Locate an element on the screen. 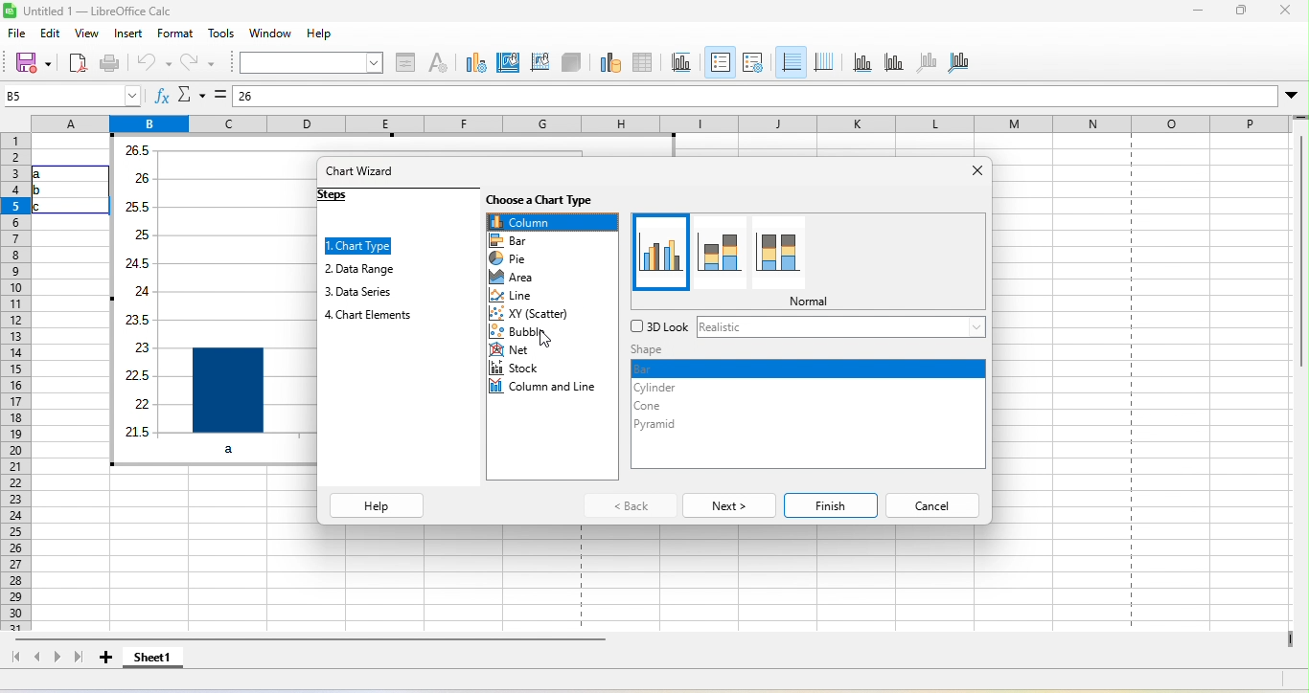  undo is located at coordinates (154, 63).